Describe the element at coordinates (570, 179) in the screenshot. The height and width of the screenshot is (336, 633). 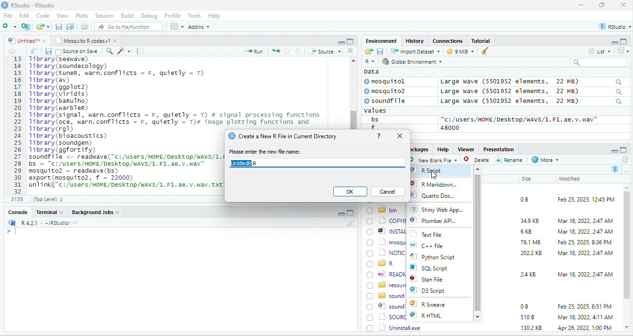
I see `Modified` at that location.